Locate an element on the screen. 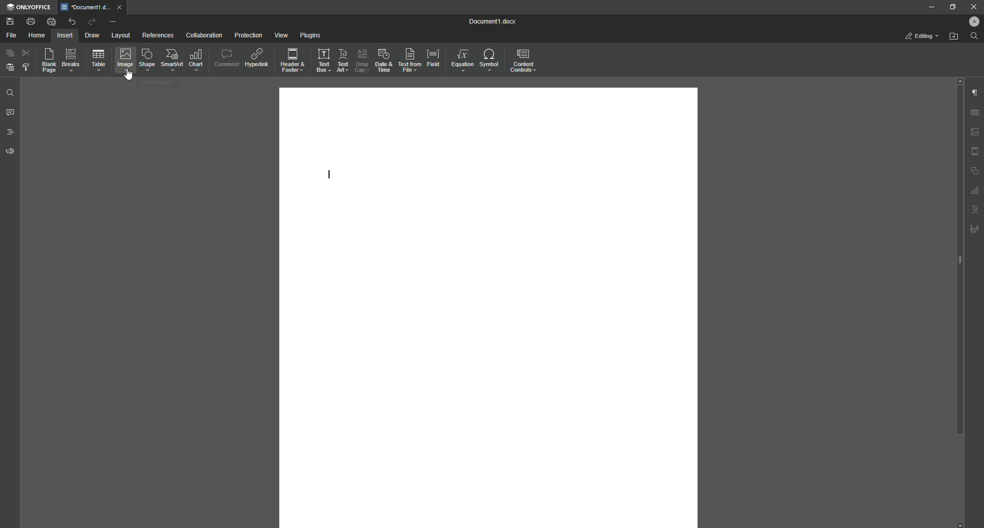  SmartArt is located at coordinates (170, 60).